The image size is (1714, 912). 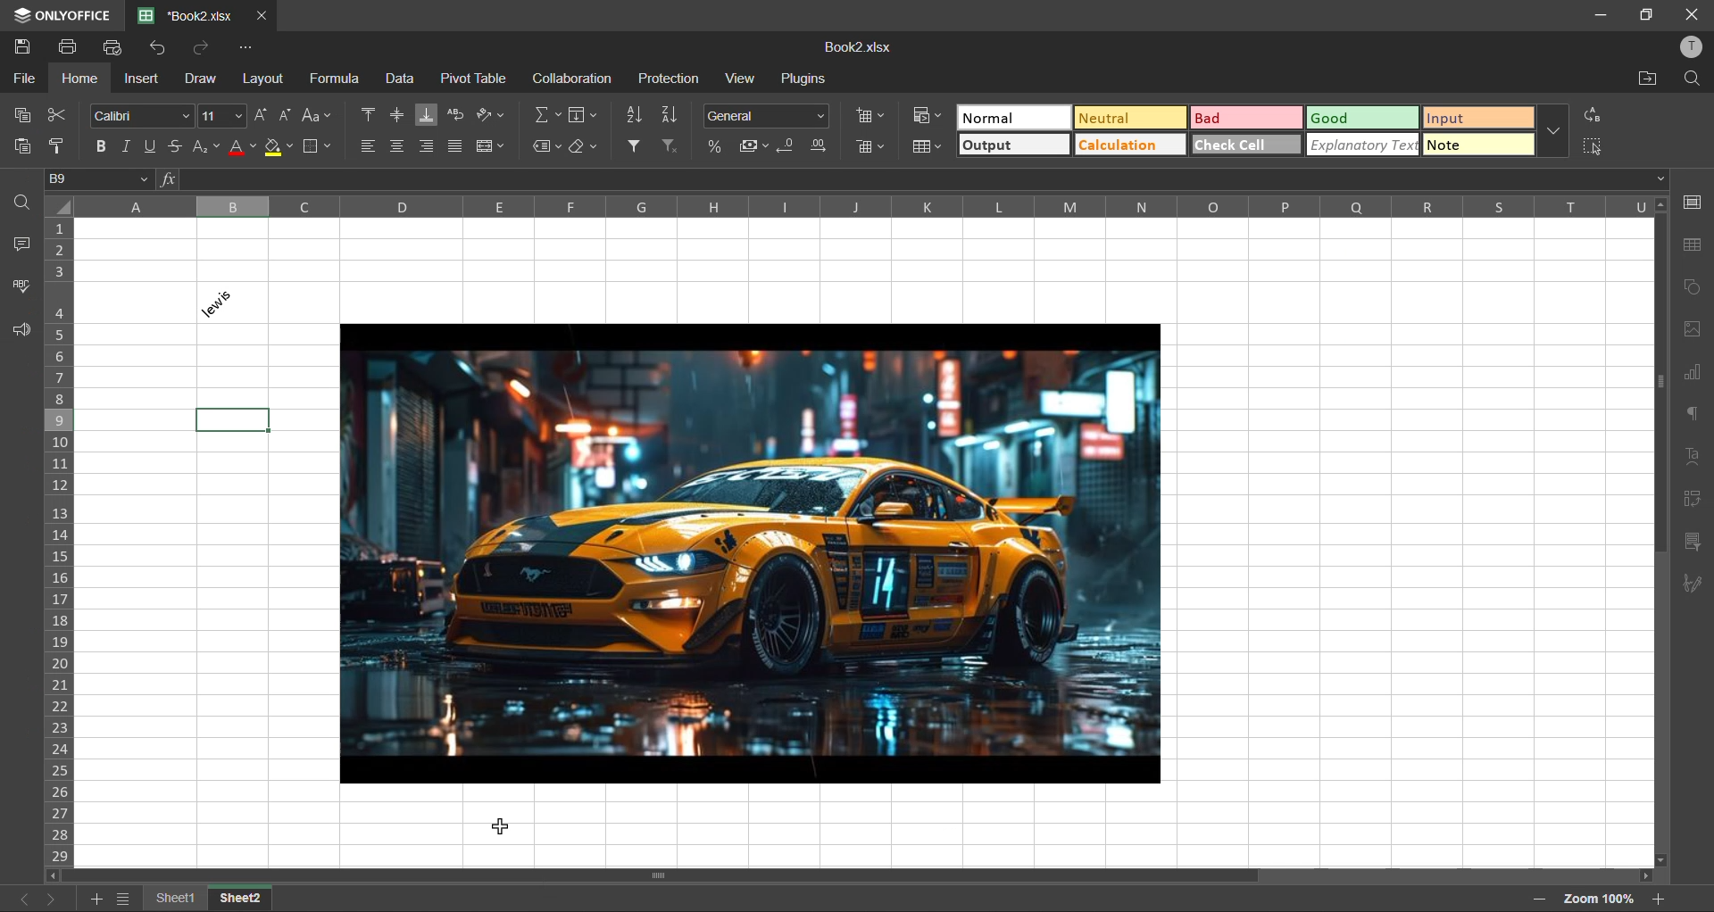 I want to click on comments, so click(x=21, y=245).